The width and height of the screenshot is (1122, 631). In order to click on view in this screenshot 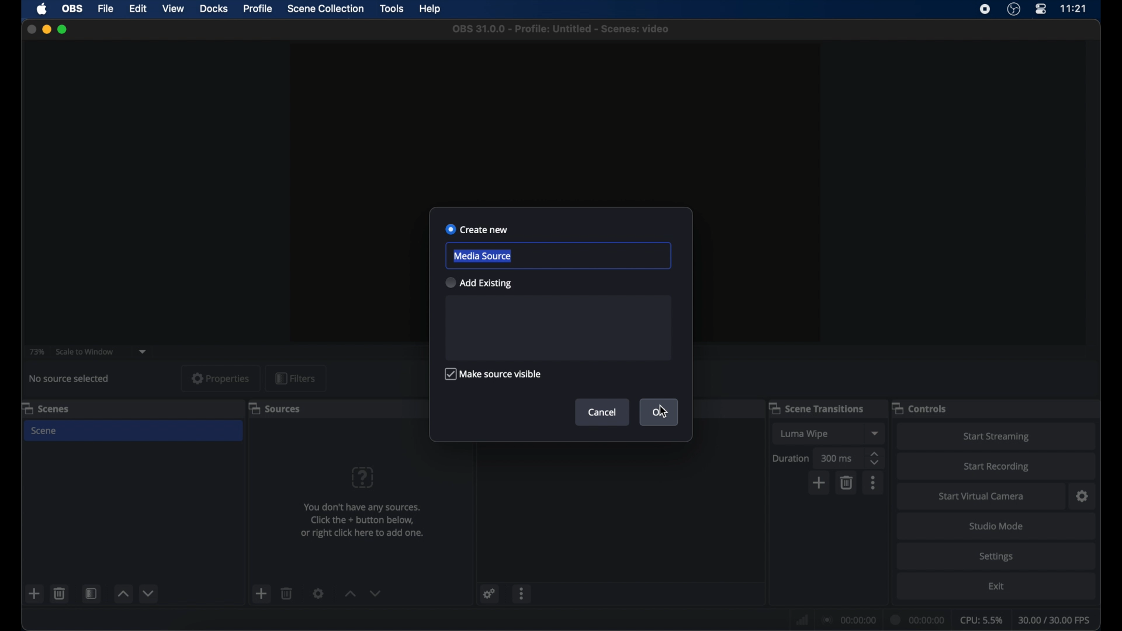, I will do `click(172, 8)`.